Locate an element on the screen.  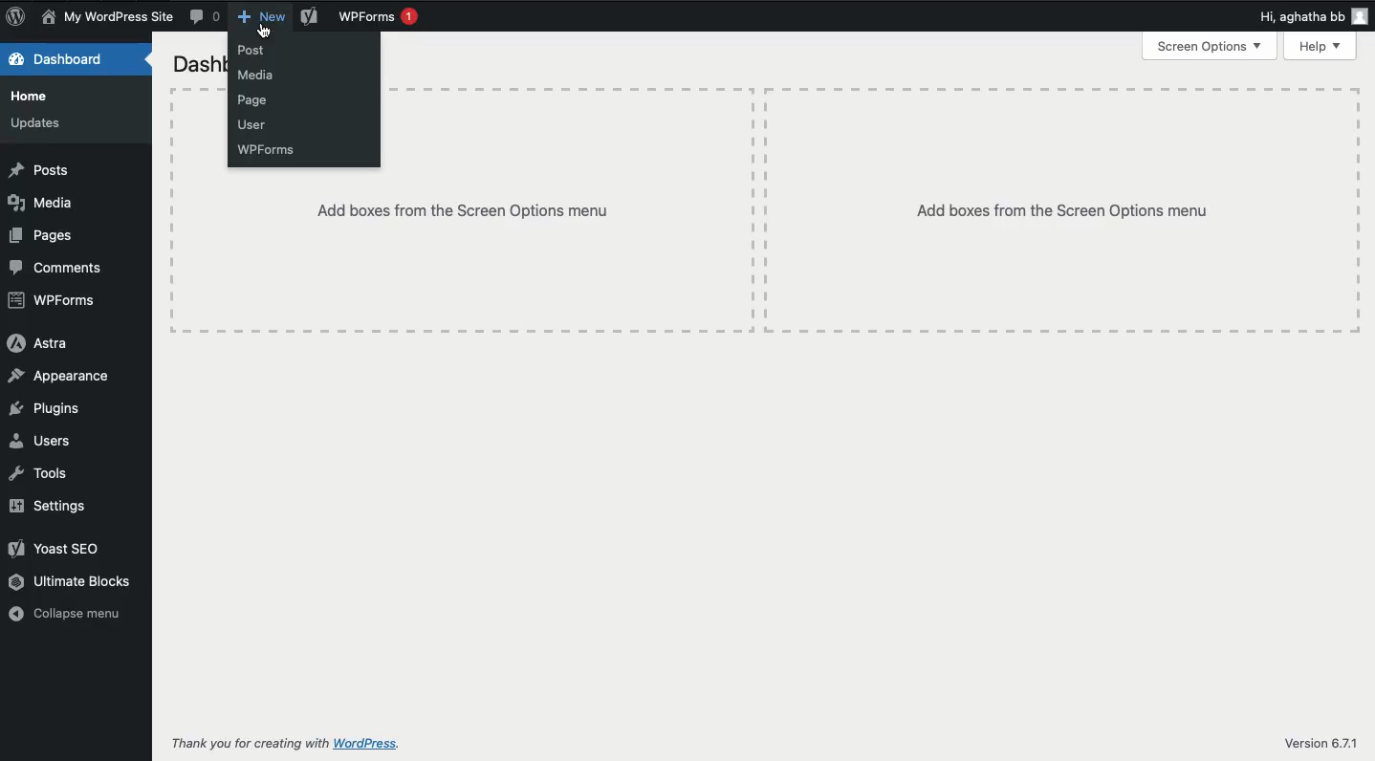
Pages is located at coordinates (43, 235).